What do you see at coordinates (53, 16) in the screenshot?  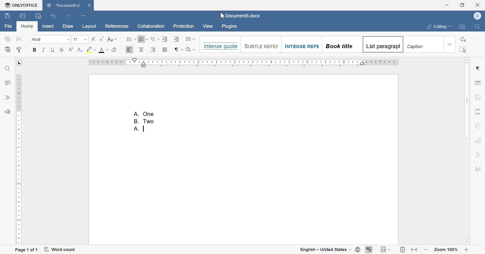 I see `undo` at bounding box center [53, 16].